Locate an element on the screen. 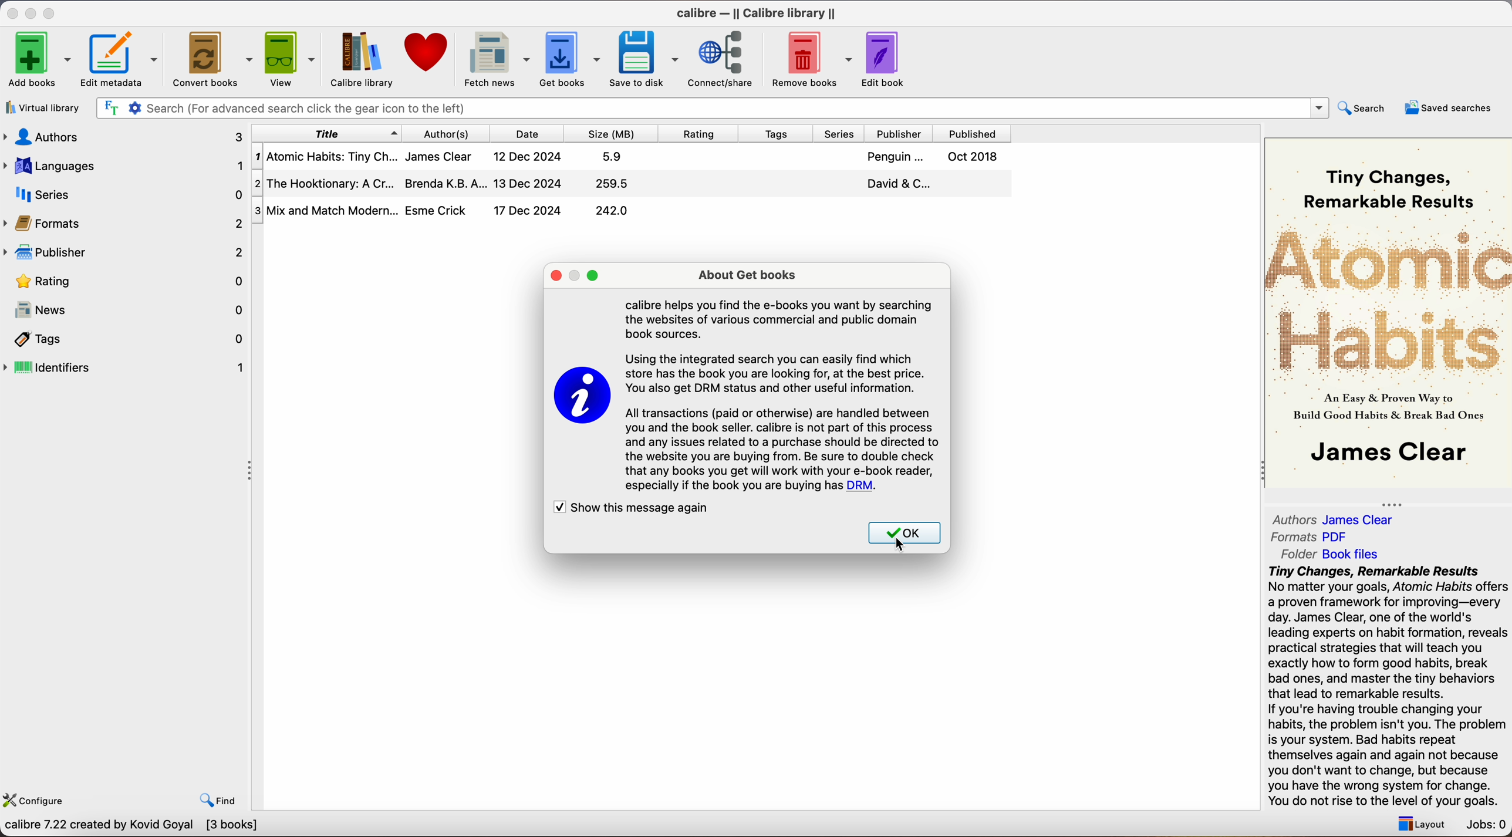 This screenshot has height=837, width=1512. 242.0 is located at coordinates (613, 212).